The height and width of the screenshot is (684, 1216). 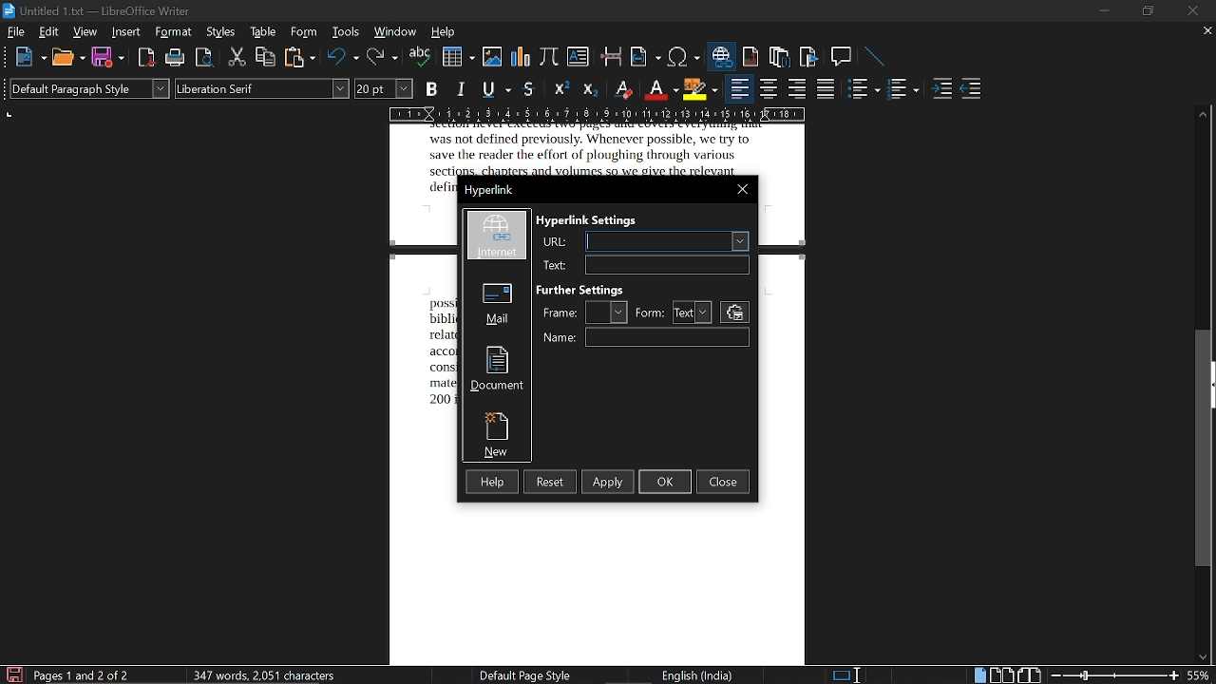 What do you see at coordinates (797, 90) in the screenshot?
I see `align right` at bounding box center [797, 90].